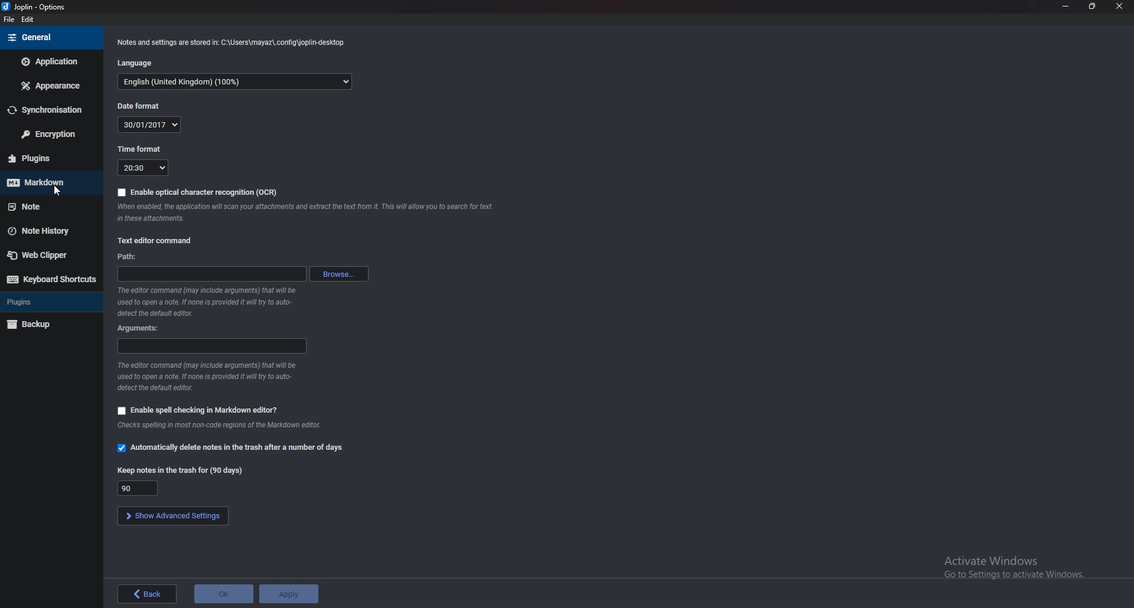  What do you see at coordinates (236, 83) in the screenshot?
I see `Language` at bounding box center [236, 83].